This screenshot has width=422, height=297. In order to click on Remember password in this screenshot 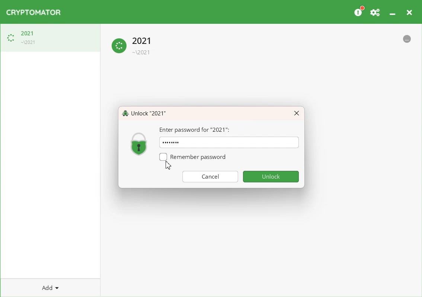, I will do `click(192, 157)`.